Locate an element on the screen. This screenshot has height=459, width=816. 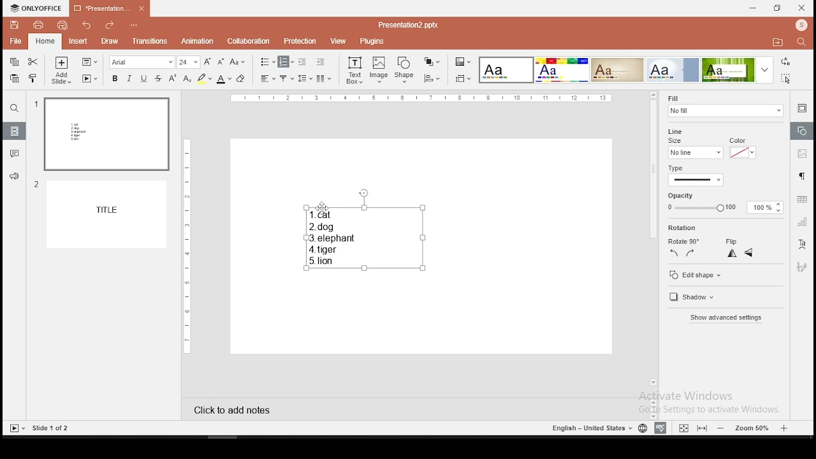
scale is located at coordinates (186, 245).